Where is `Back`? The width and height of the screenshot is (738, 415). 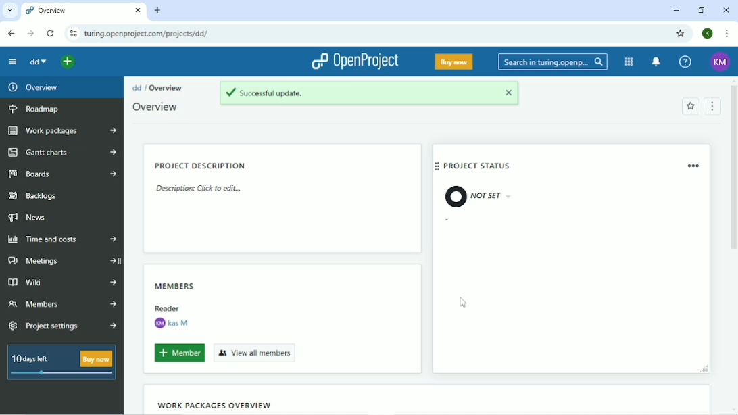
Back is located at coordinates (11, 34).